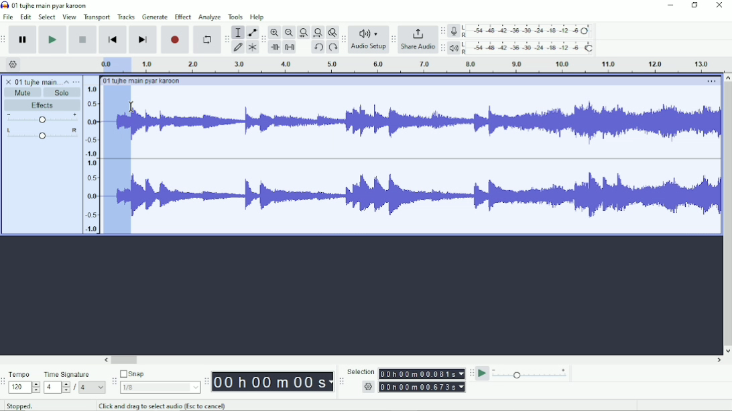 The height and width of the screenshot is (411, 732). I want to click on Zoom In, so click(276, 32).